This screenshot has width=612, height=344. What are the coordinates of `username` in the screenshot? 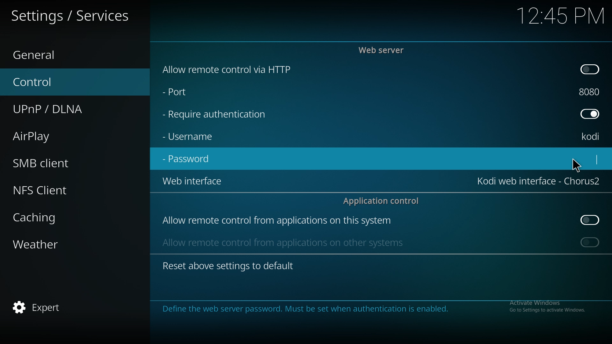 It's located at (189, 137).